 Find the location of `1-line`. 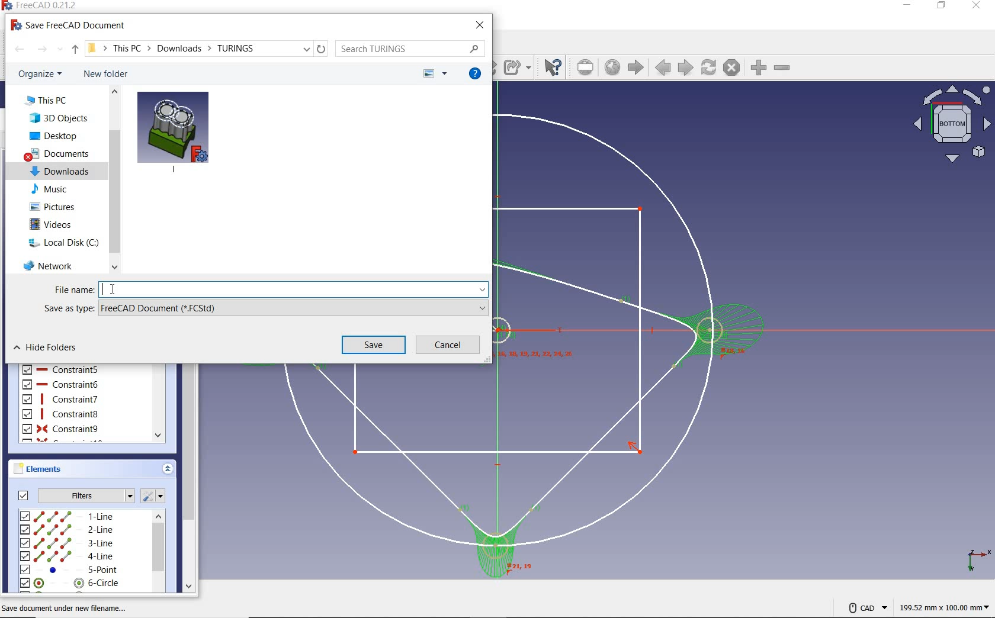

1-line is located at coordinates (68, 516).